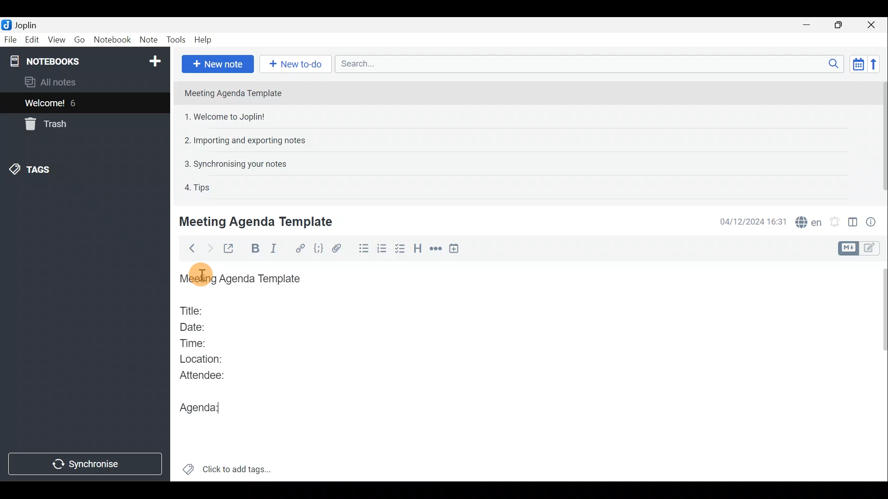 The height and width of the screenshot is (499, 888). I want to click on Toggle editors, so click(847, 249).